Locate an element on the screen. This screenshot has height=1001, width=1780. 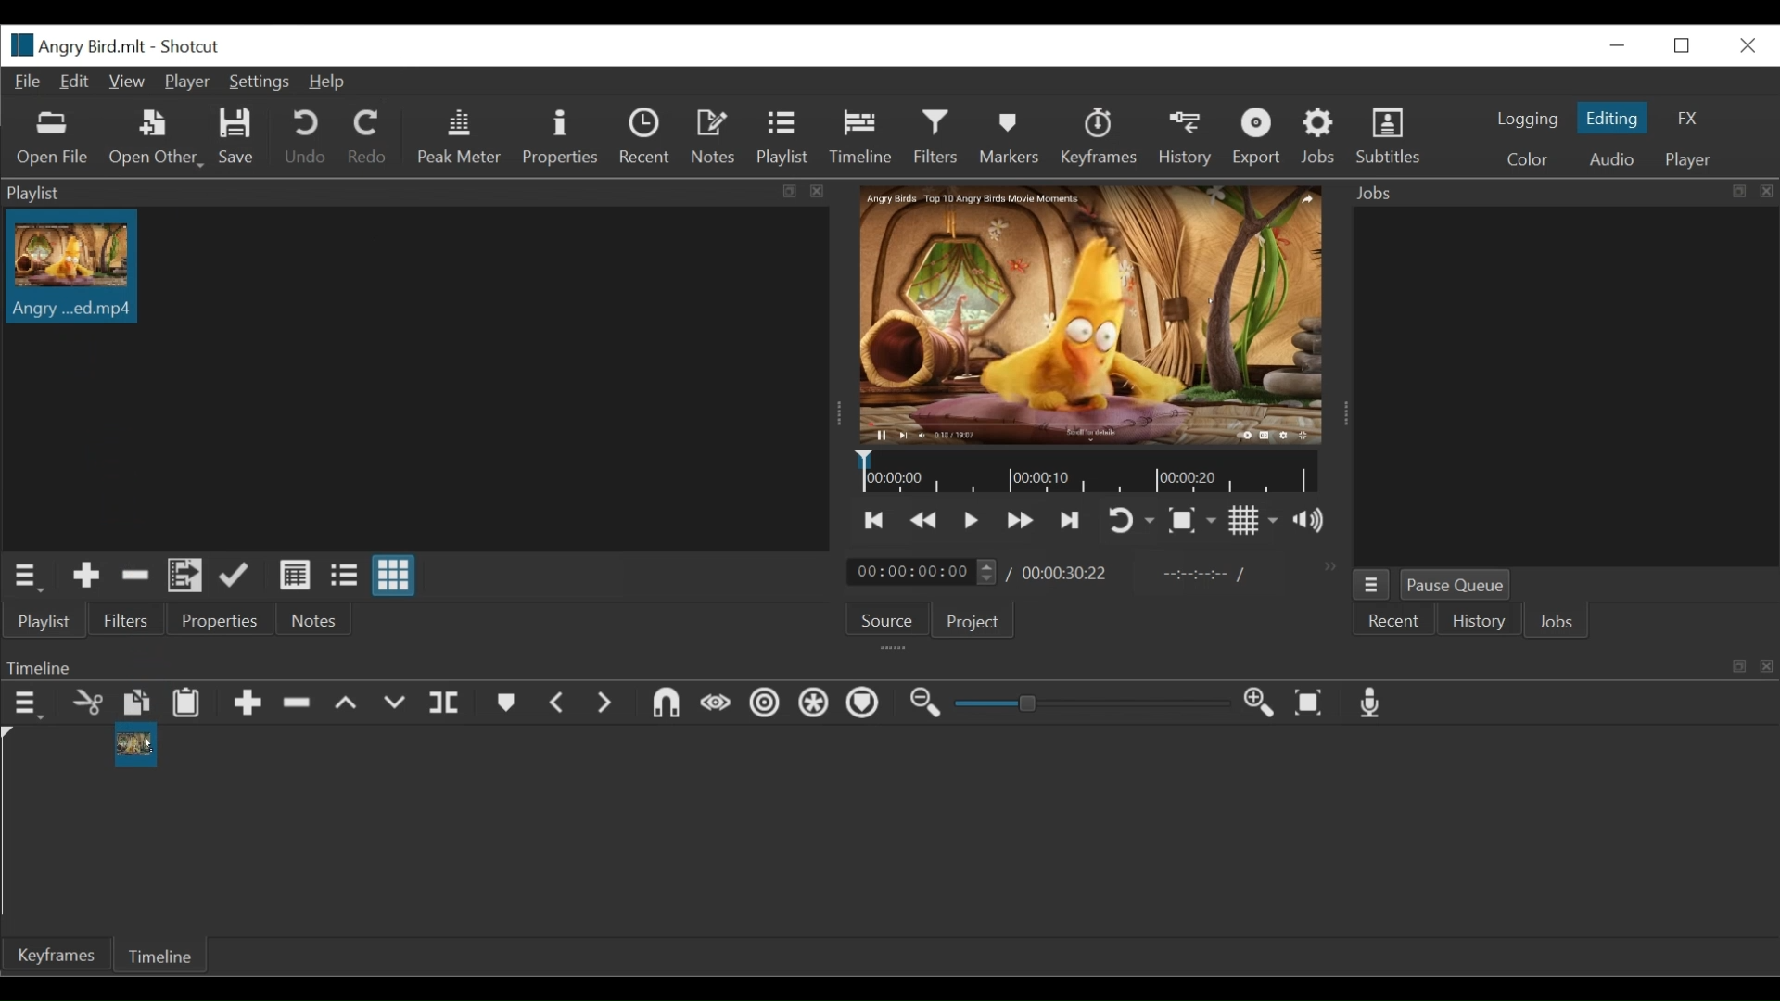
Source is located at coordinates (891, 618).